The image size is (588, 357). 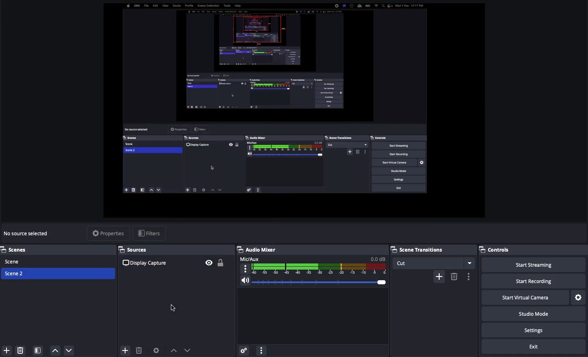 I want to click on Options, so click(x=262, y=350).